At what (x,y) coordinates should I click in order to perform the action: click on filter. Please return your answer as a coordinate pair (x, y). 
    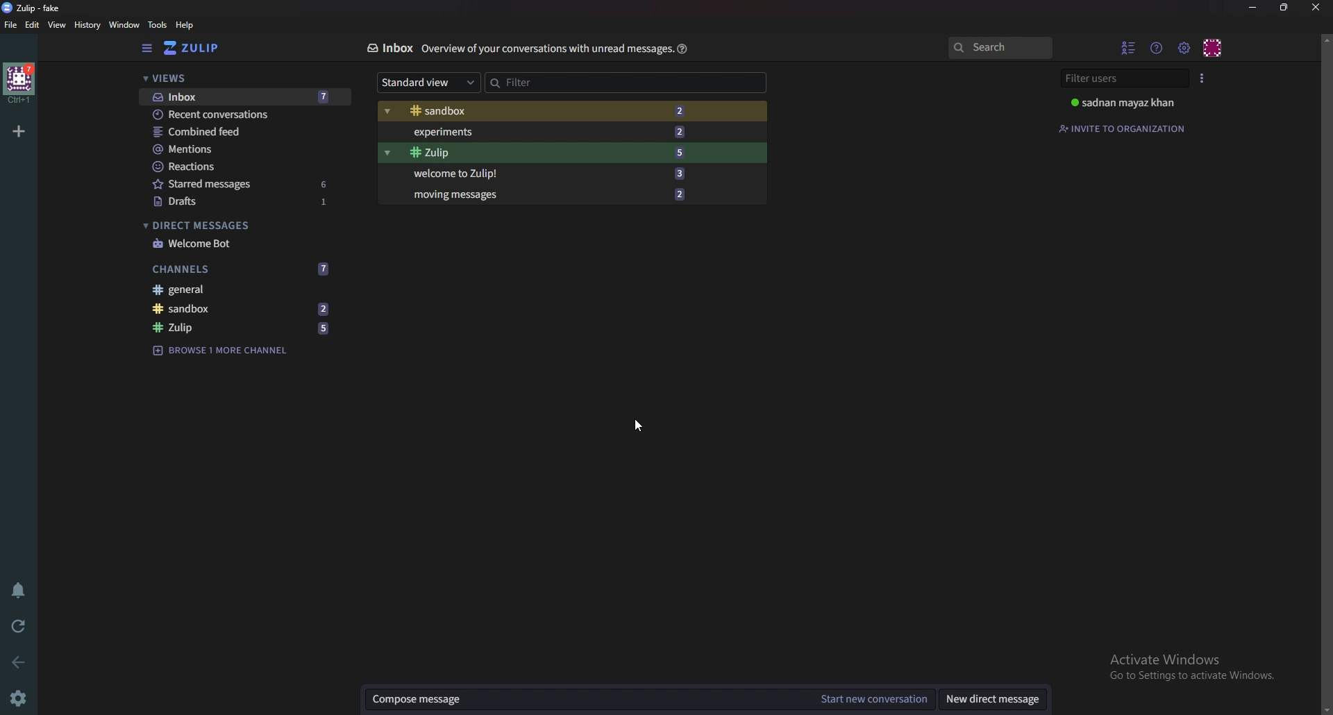
    Looking at the image, I should click on (618, 83).